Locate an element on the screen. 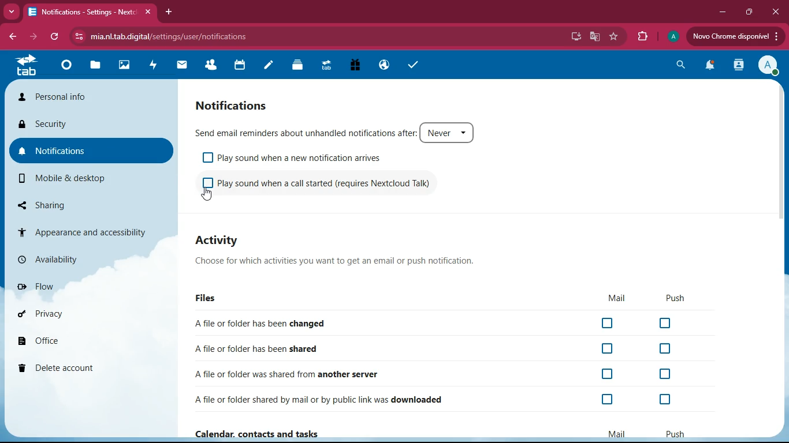 This screenshot has width=789, height=443. maximize is located at coordinates (750, 13).